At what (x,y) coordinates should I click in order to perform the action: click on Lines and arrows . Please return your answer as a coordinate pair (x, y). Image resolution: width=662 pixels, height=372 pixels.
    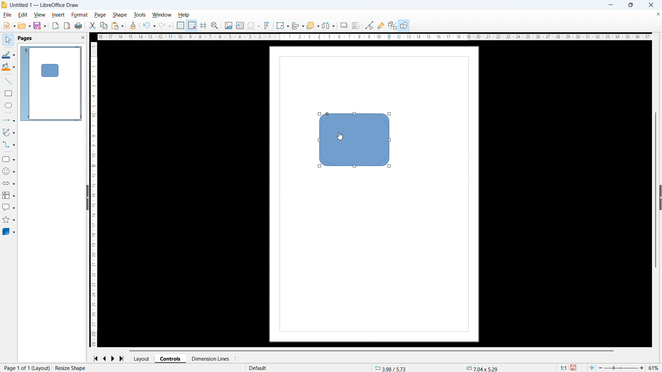
    Looking at the image, I should click on (9, 120).